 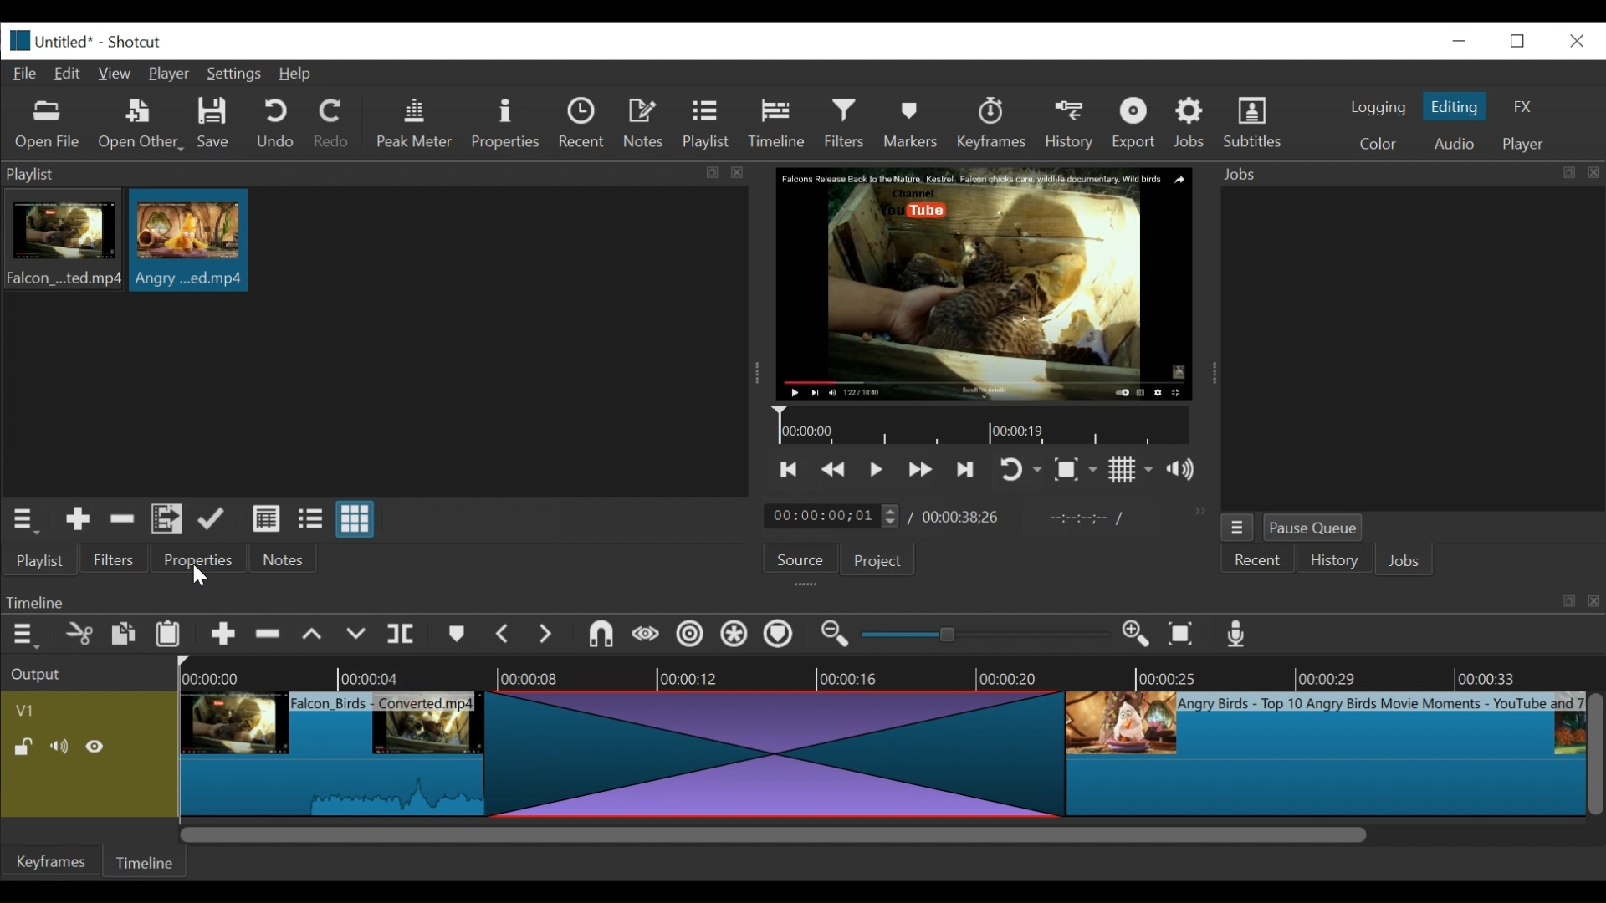 What do you see at coordinates (403, 635) in the screenshot?
I see `split at playhead` at bounding box center [403, 635].